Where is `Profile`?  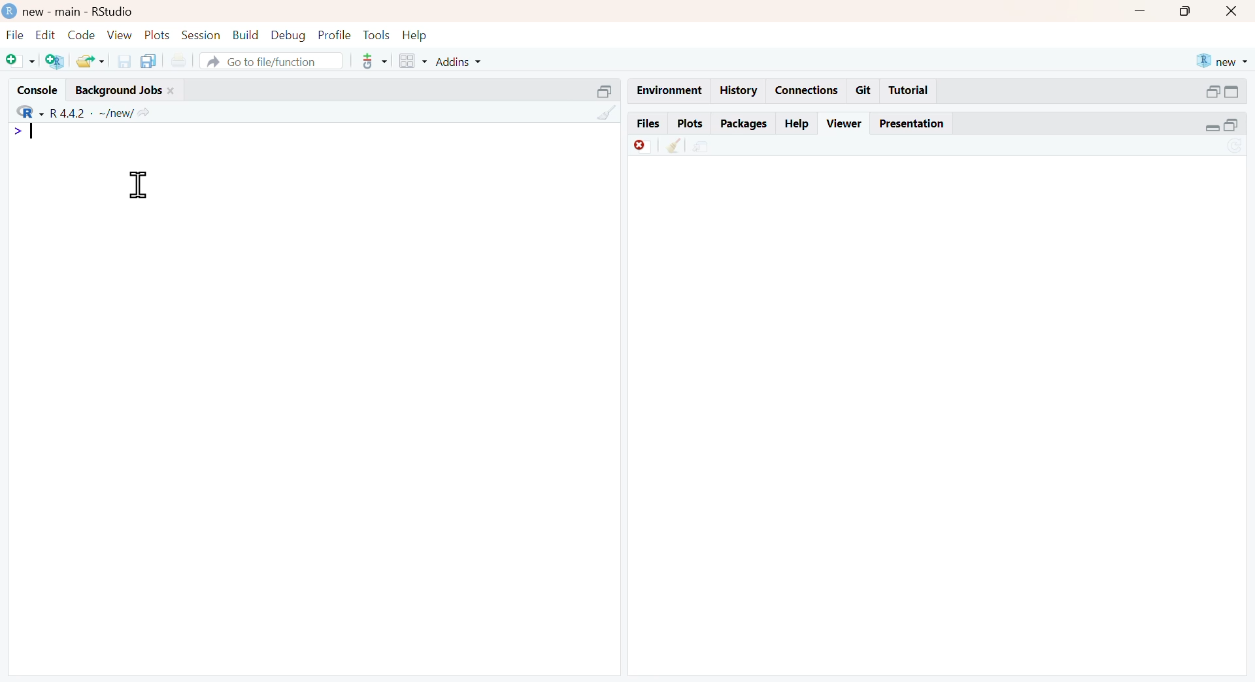 Profile is located at coordinates (334, 35).